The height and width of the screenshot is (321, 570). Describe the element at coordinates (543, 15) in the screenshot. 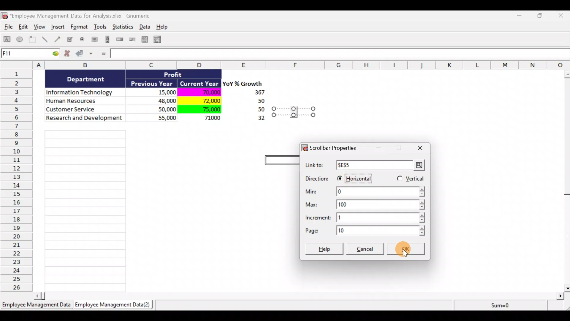

I see `Maximise` at that location.